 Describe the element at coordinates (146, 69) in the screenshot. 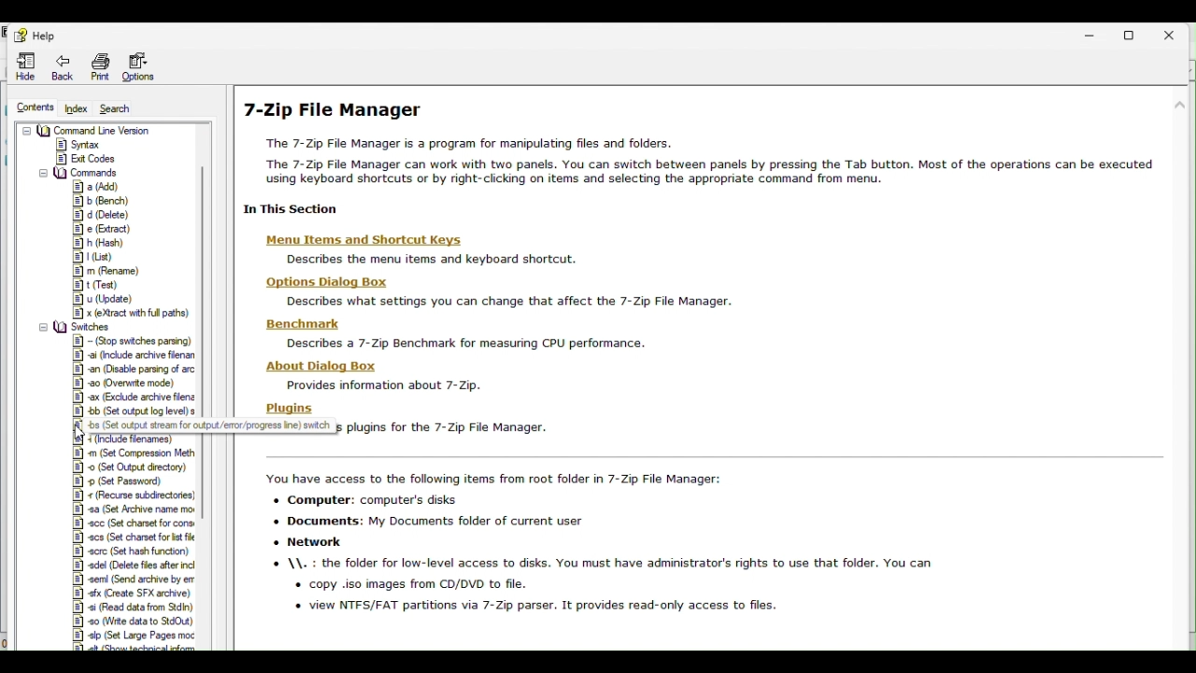

I see `Options` at that location.